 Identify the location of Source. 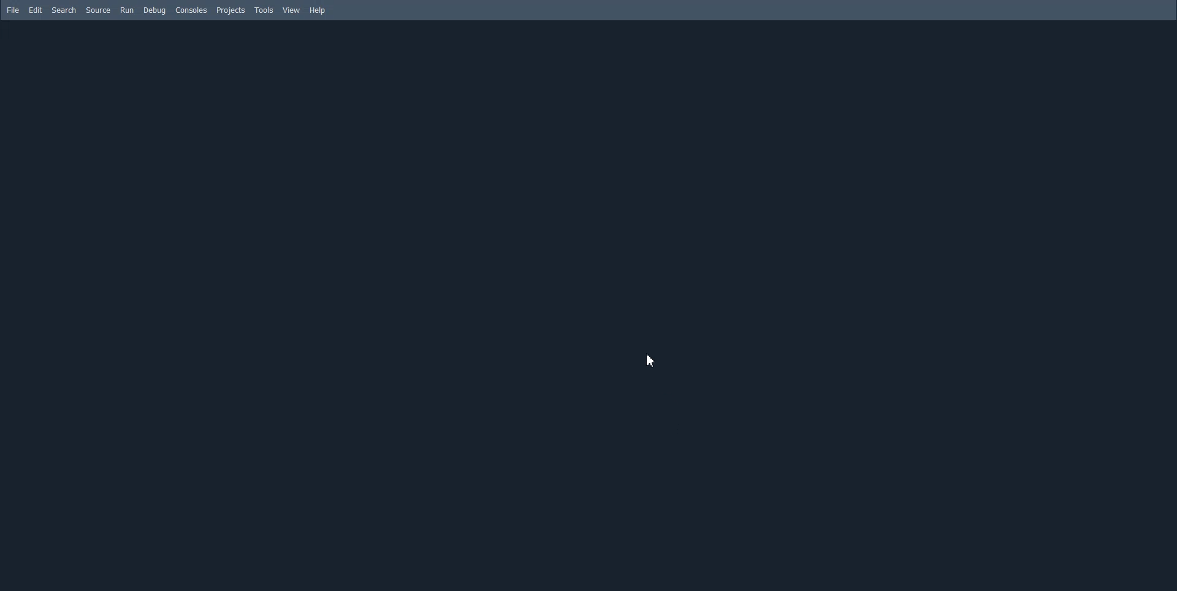
(99, 10).